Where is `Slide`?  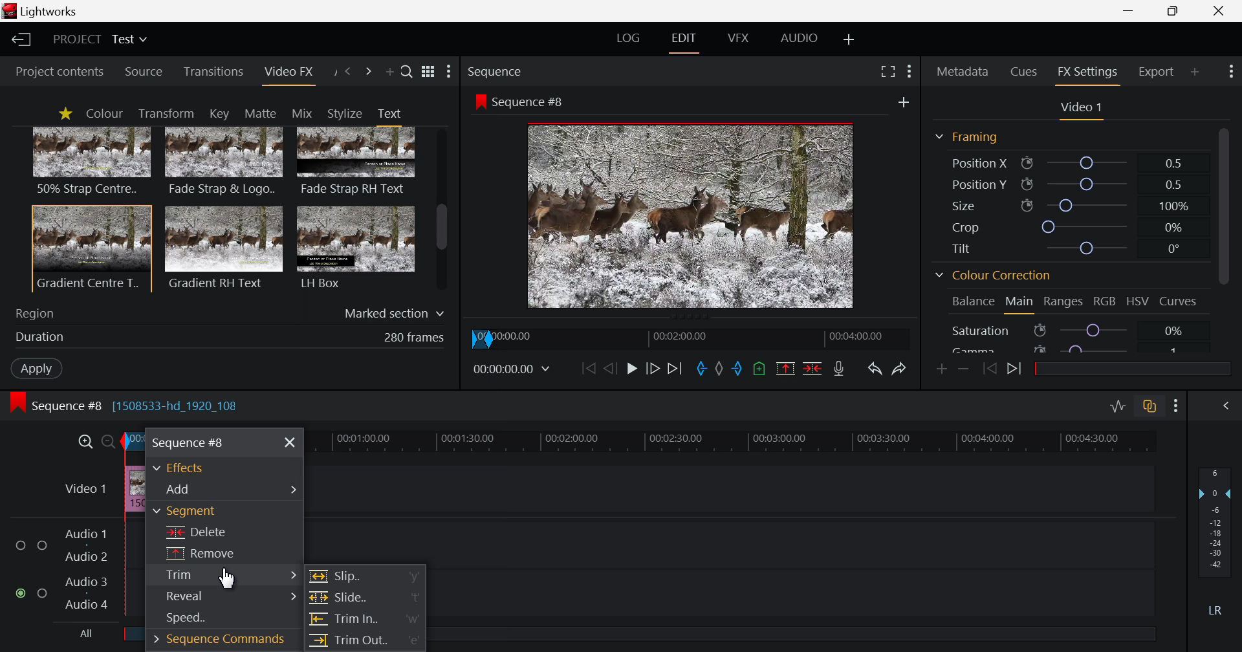
Slide is located at coordinates (364, 598).